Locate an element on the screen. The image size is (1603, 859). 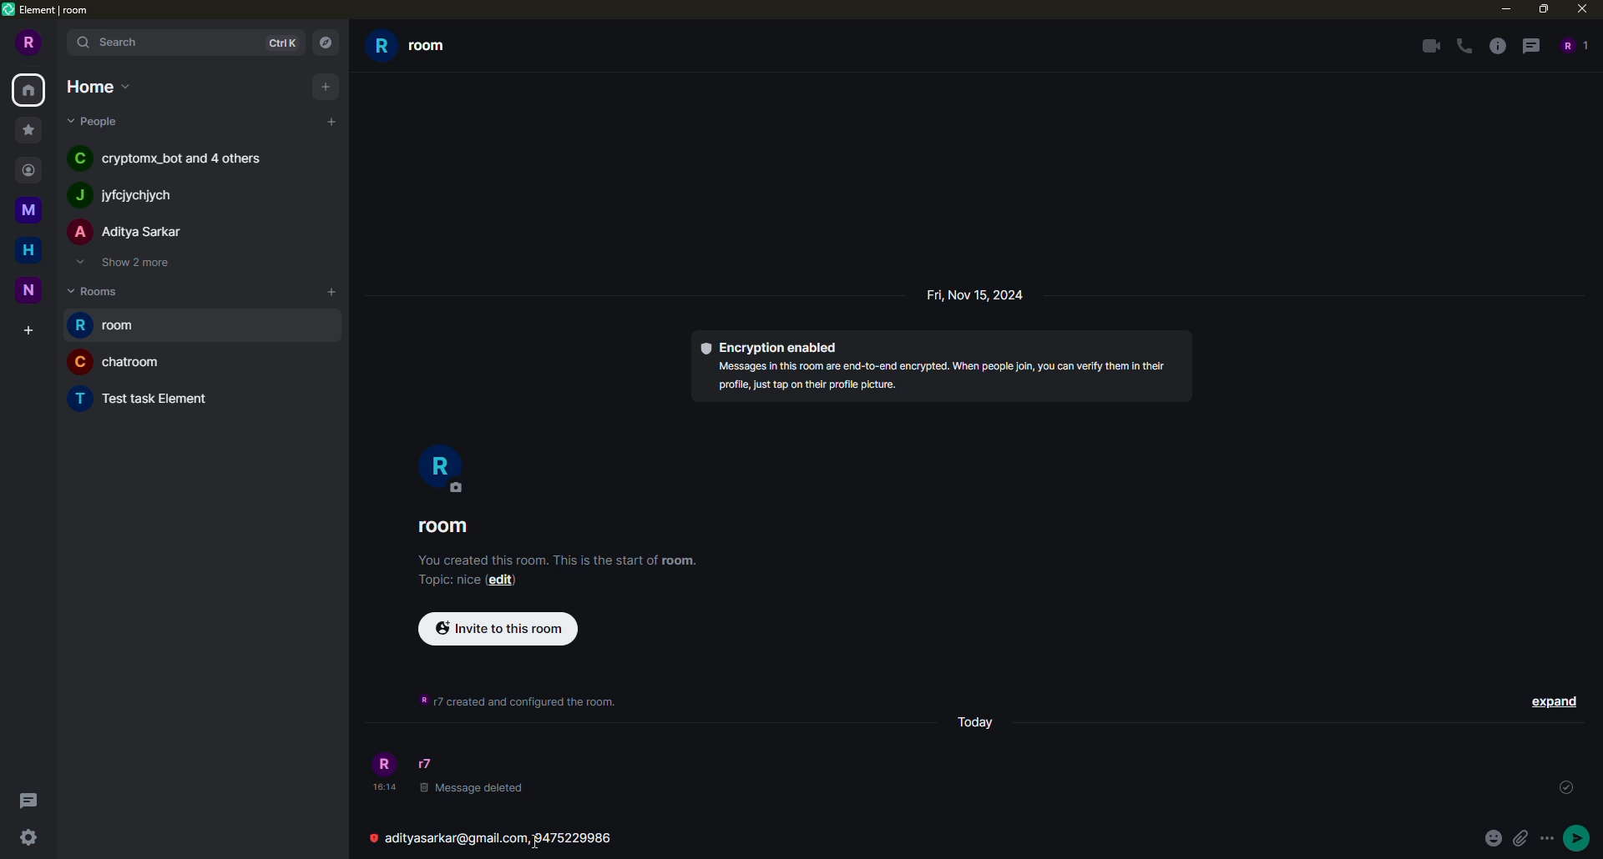
email, contact number is located at coordinates (508, 841).